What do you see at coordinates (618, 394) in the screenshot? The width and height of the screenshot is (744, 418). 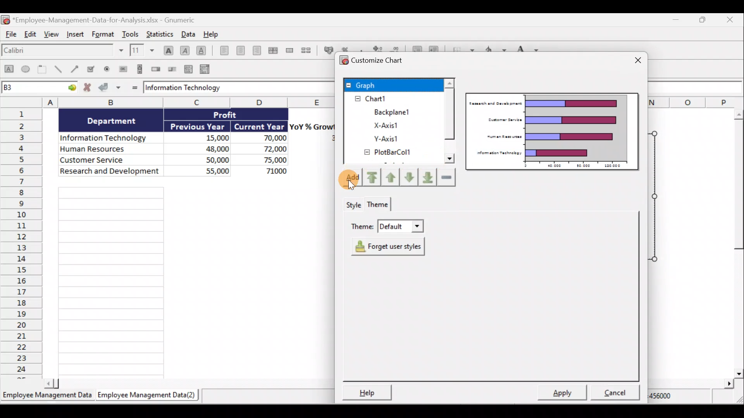 I see `Cancel` at bounding box center [618, 394].